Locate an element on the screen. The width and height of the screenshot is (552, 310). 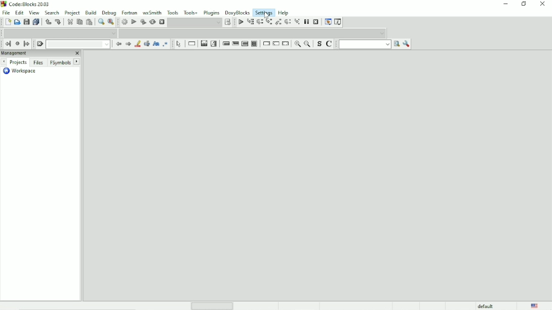
Cut is located at coordinates (70, 22).